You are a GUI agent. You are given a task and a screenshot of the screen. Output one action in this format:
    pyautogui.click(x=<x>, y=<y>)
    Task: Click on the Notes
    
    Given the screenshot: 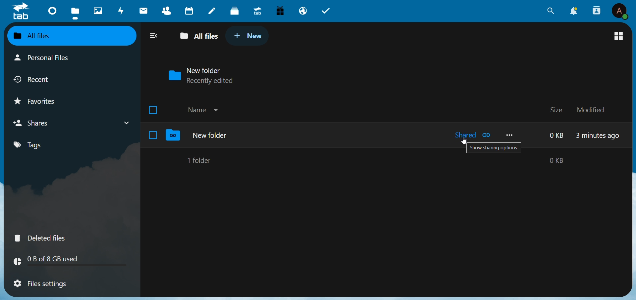 What is the action you would take?
    pyautogui.click(x=211, y=9)
    